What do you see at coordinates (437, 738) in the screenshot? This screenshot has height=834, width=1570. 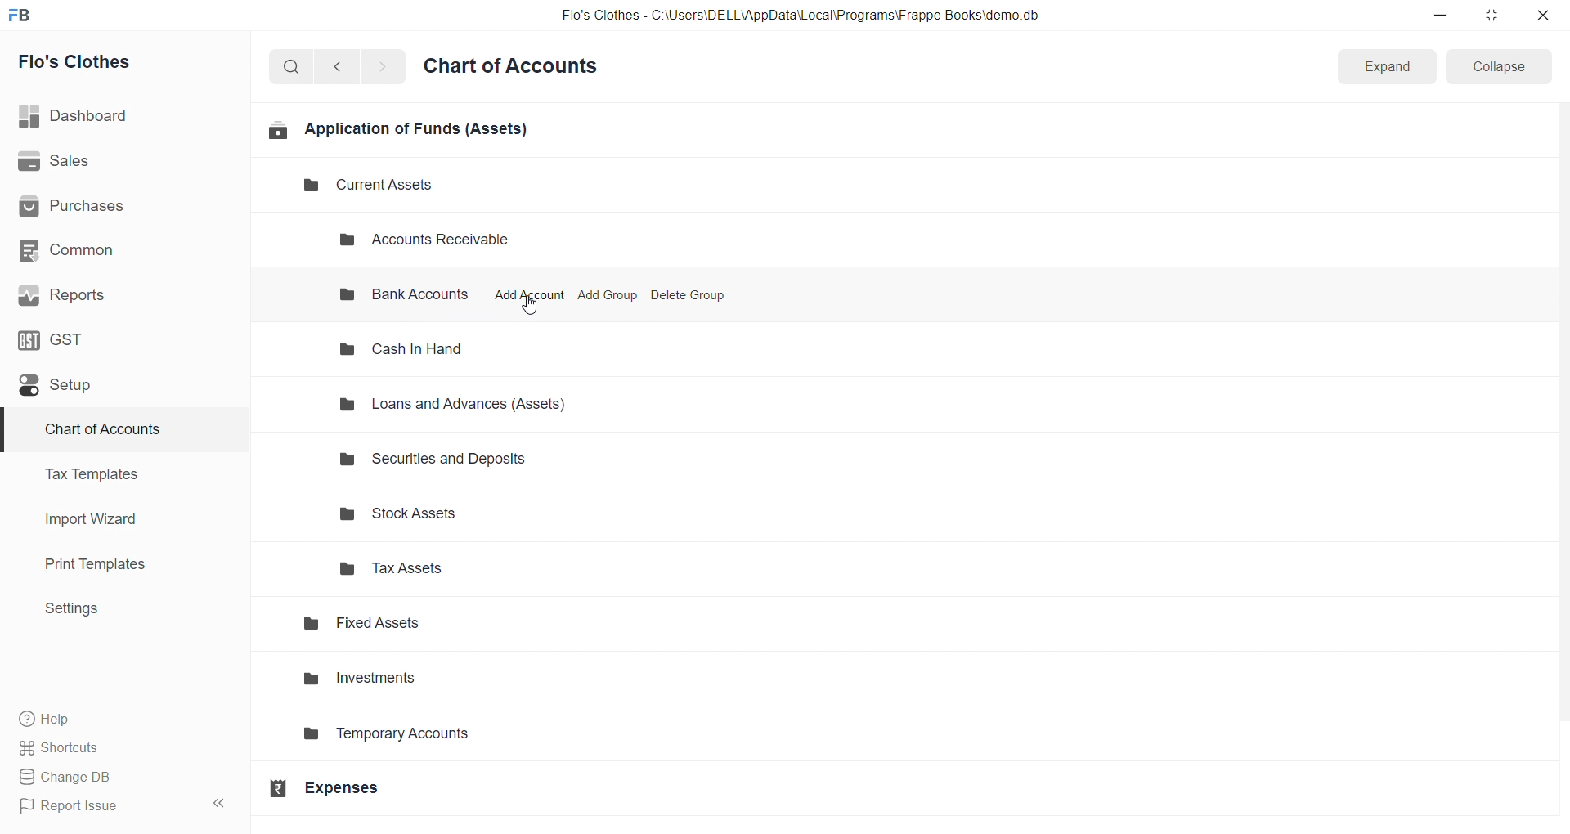 I see `Temporary Accounts` at bounding box center [437, 738].